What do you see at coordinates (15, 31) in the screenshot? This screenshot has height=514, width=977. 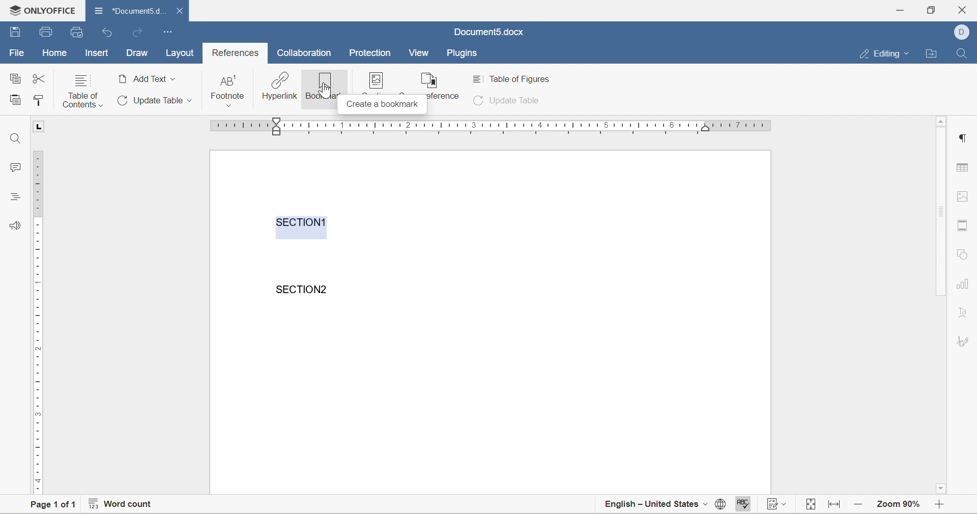 I see `save` at bounding box center [15, 31].